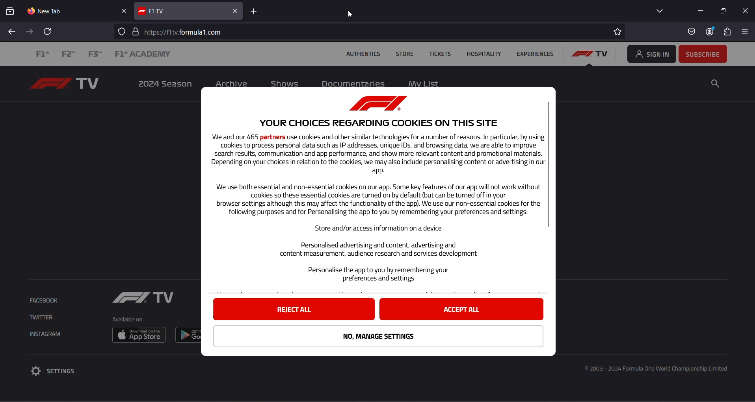 Image resolution: width=755 pixels, height=402 pixels. What do you see at coordinates (285, 83) in the screenshot?
I see `shows` at bounding box center [285, 83].